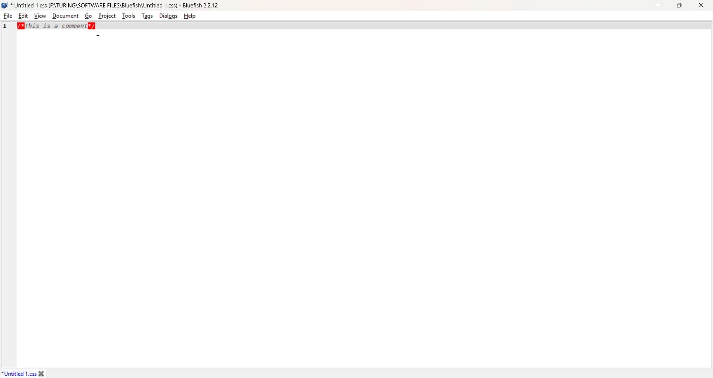 The height and width of the screenshot is (378, 713). What do you see at coordinates (194, 15) in the screenshot?
I see `Help` at bounding box center [194, 15].